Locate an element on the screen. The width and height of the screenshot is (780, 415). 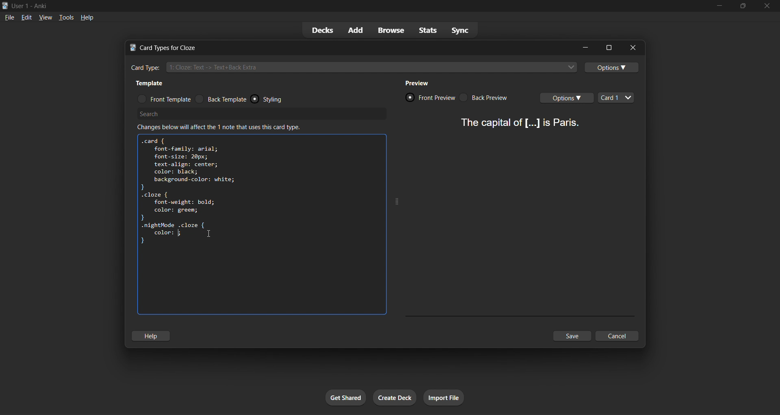
styling radio button is located at coordinates (285, 99).